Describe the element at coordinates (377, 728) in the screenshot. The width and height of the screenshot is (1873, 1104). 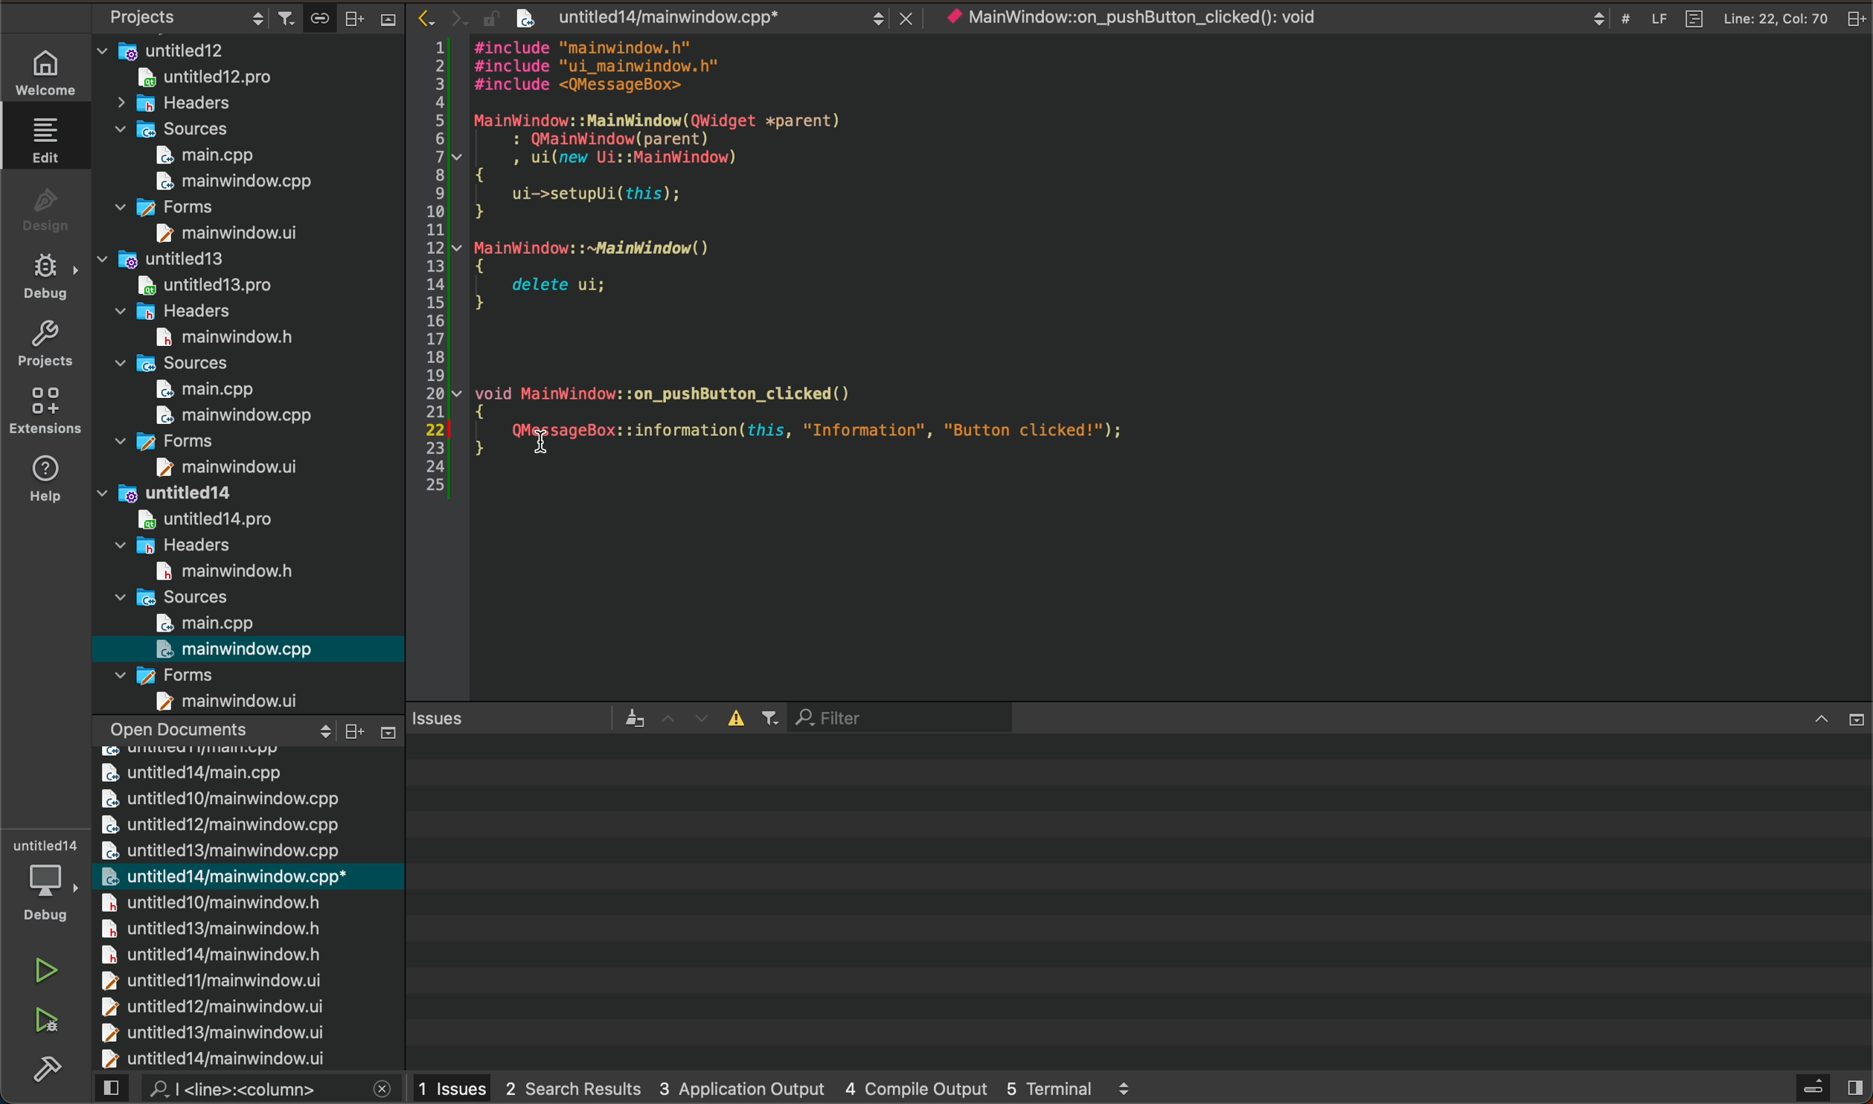
I see `` at that location.